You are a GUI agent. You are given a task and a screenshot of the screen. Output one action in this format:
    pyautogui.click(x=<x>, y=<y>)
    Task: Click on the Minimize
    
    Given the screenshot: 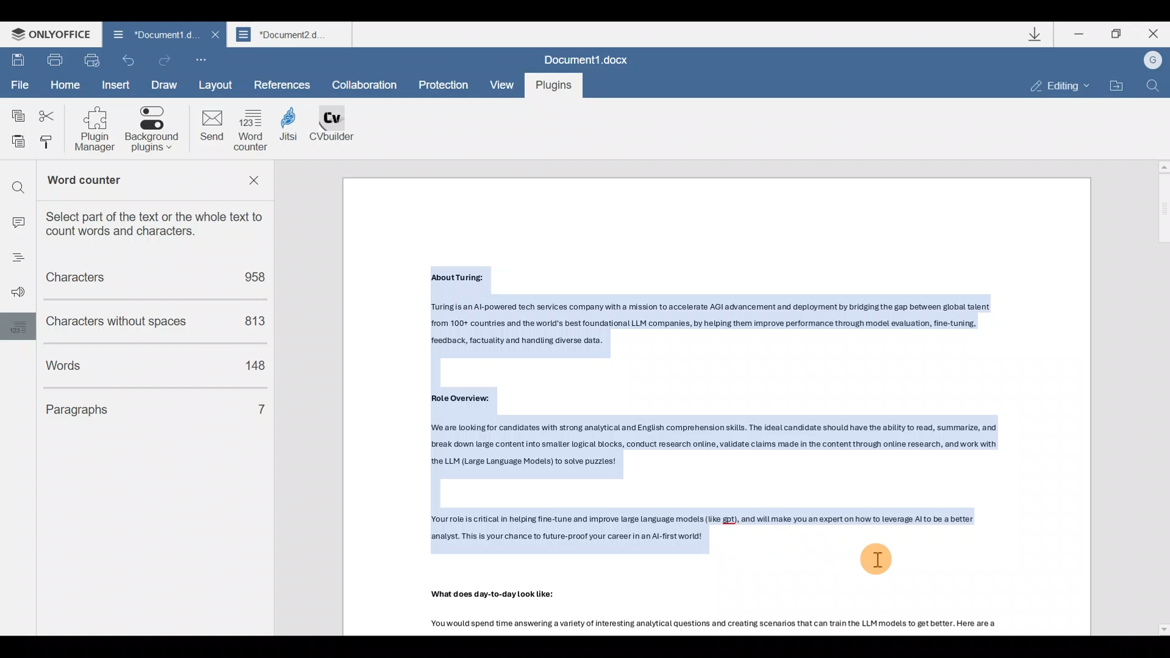 What is the action you would take?
    pyautogui.click(x=1077, y=37)
    